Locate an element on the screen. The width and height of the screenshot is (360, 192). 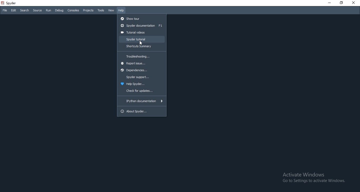
Restore is located at coordinates (342, 3).